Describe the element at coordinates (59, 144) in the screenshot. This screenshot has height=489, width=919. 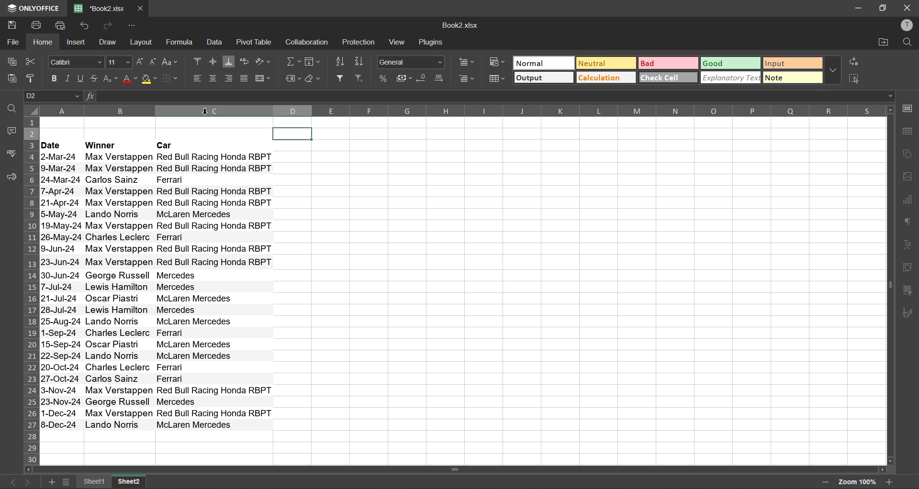
I see `date` at that location.